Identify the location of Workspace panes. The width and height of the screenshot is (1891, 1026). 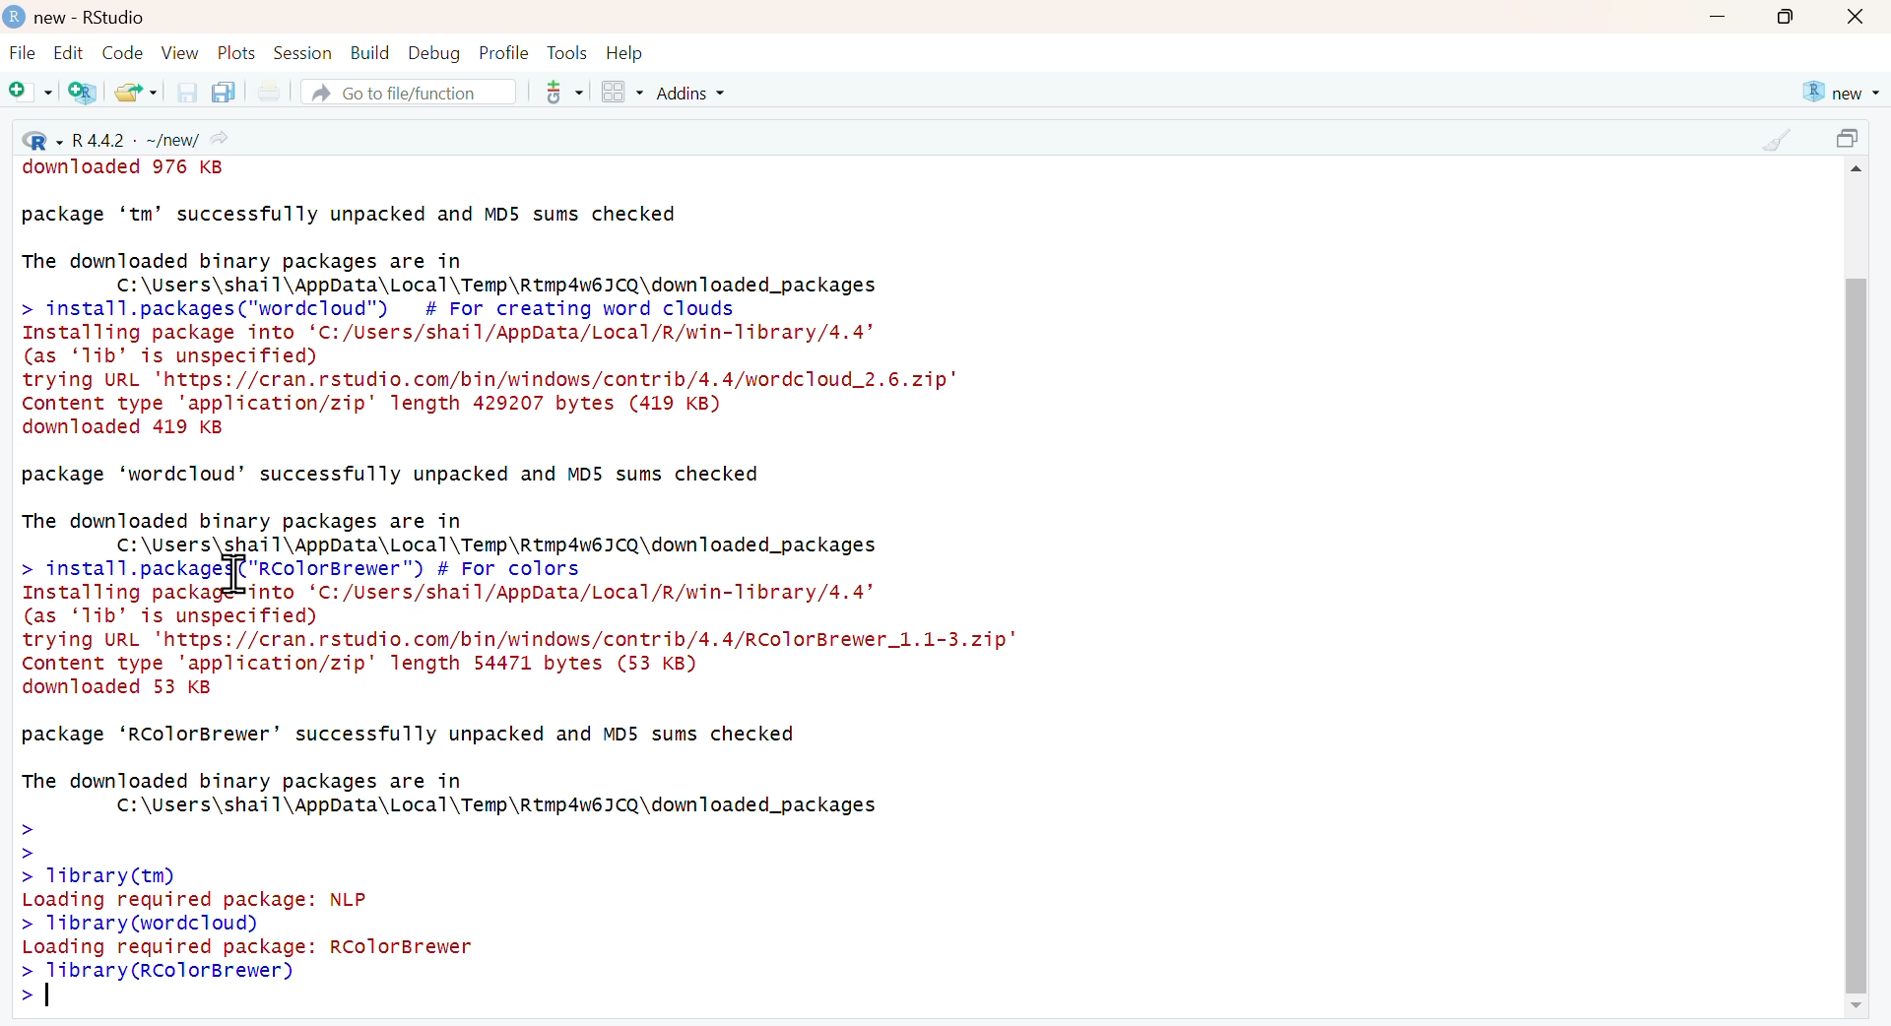
(620, 93).